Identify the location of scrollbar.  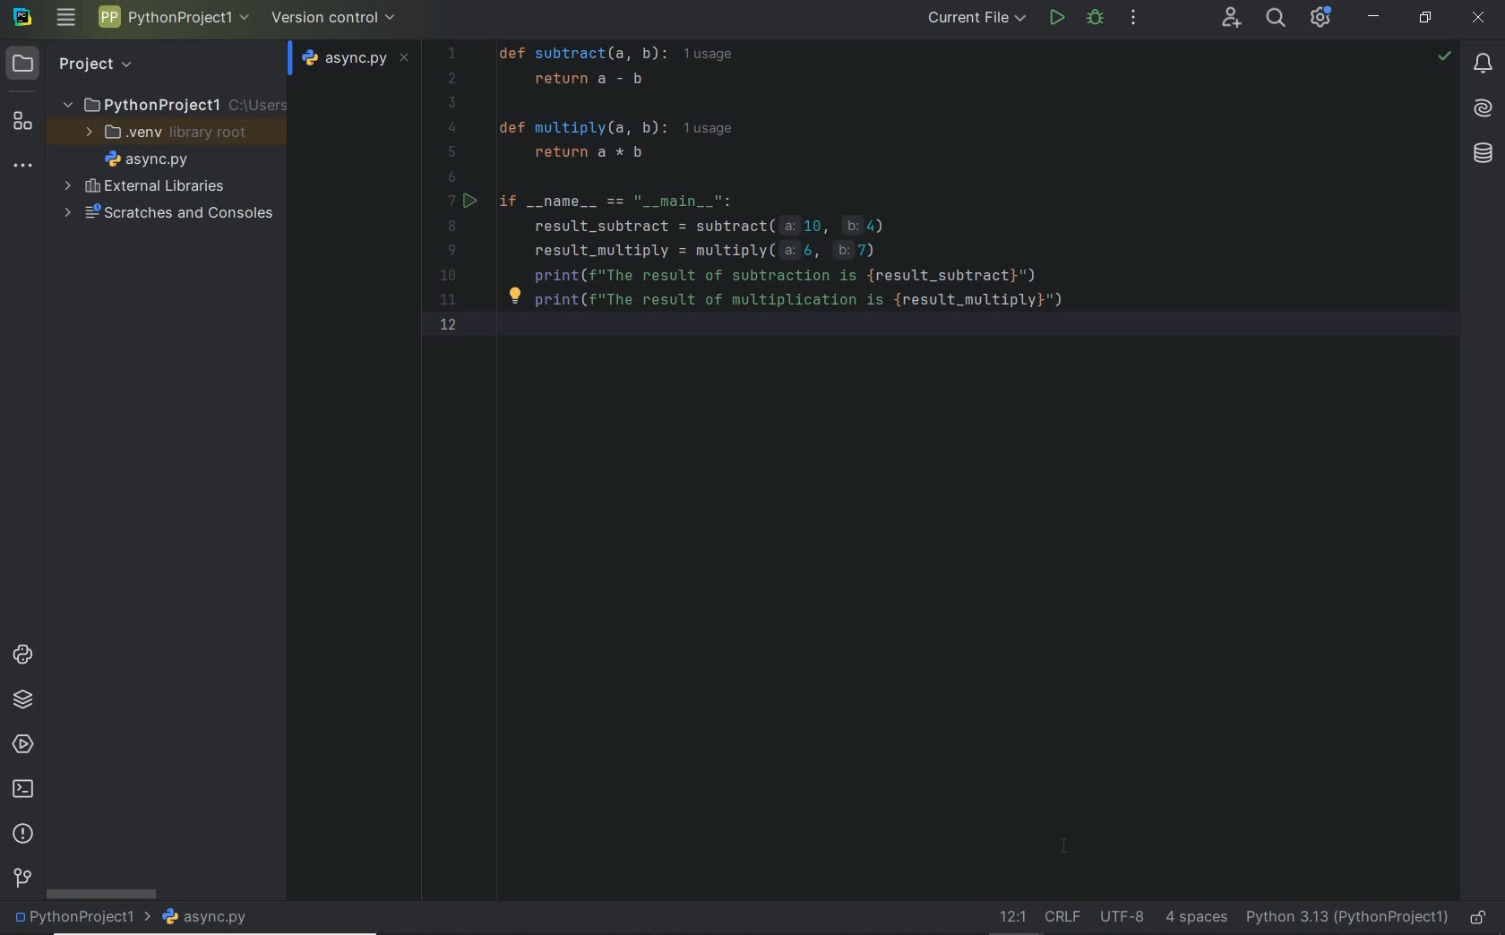
(99, 893).